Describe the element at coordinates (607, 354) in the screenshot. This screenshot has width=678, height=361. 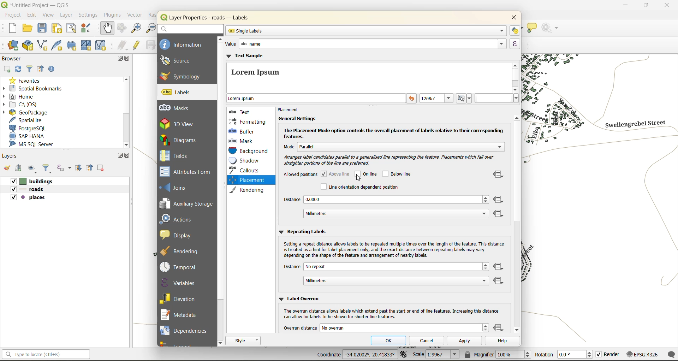
I see `render` at that location.